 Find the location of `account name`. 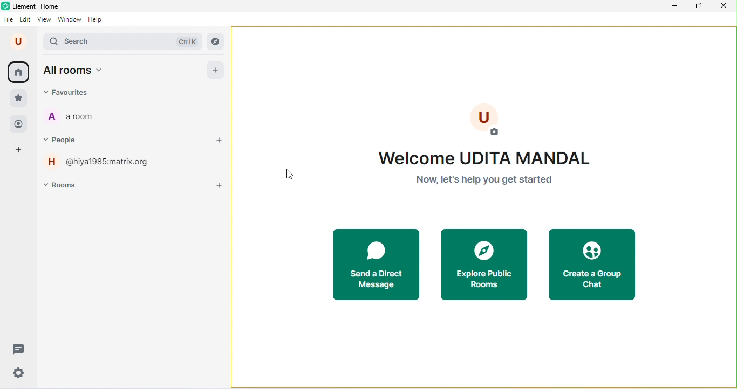

account name is located at coordinates (19, 41).